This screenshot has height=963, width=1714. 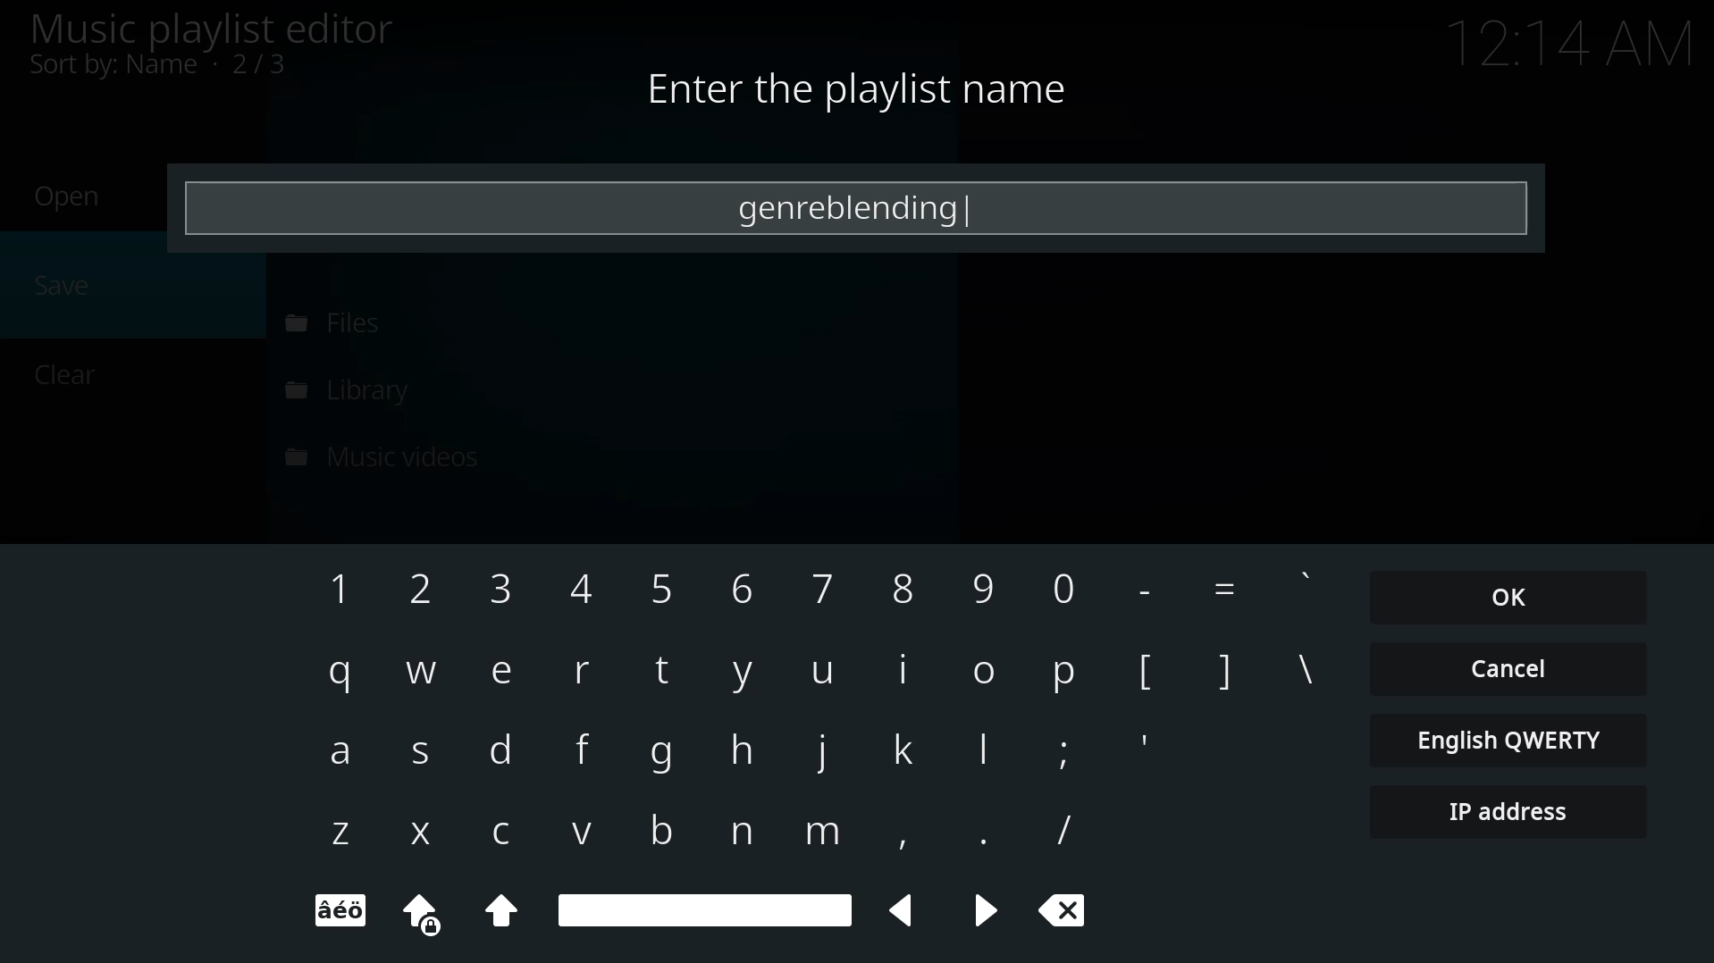 I want to click on music videos, so click(x=388, y=454).